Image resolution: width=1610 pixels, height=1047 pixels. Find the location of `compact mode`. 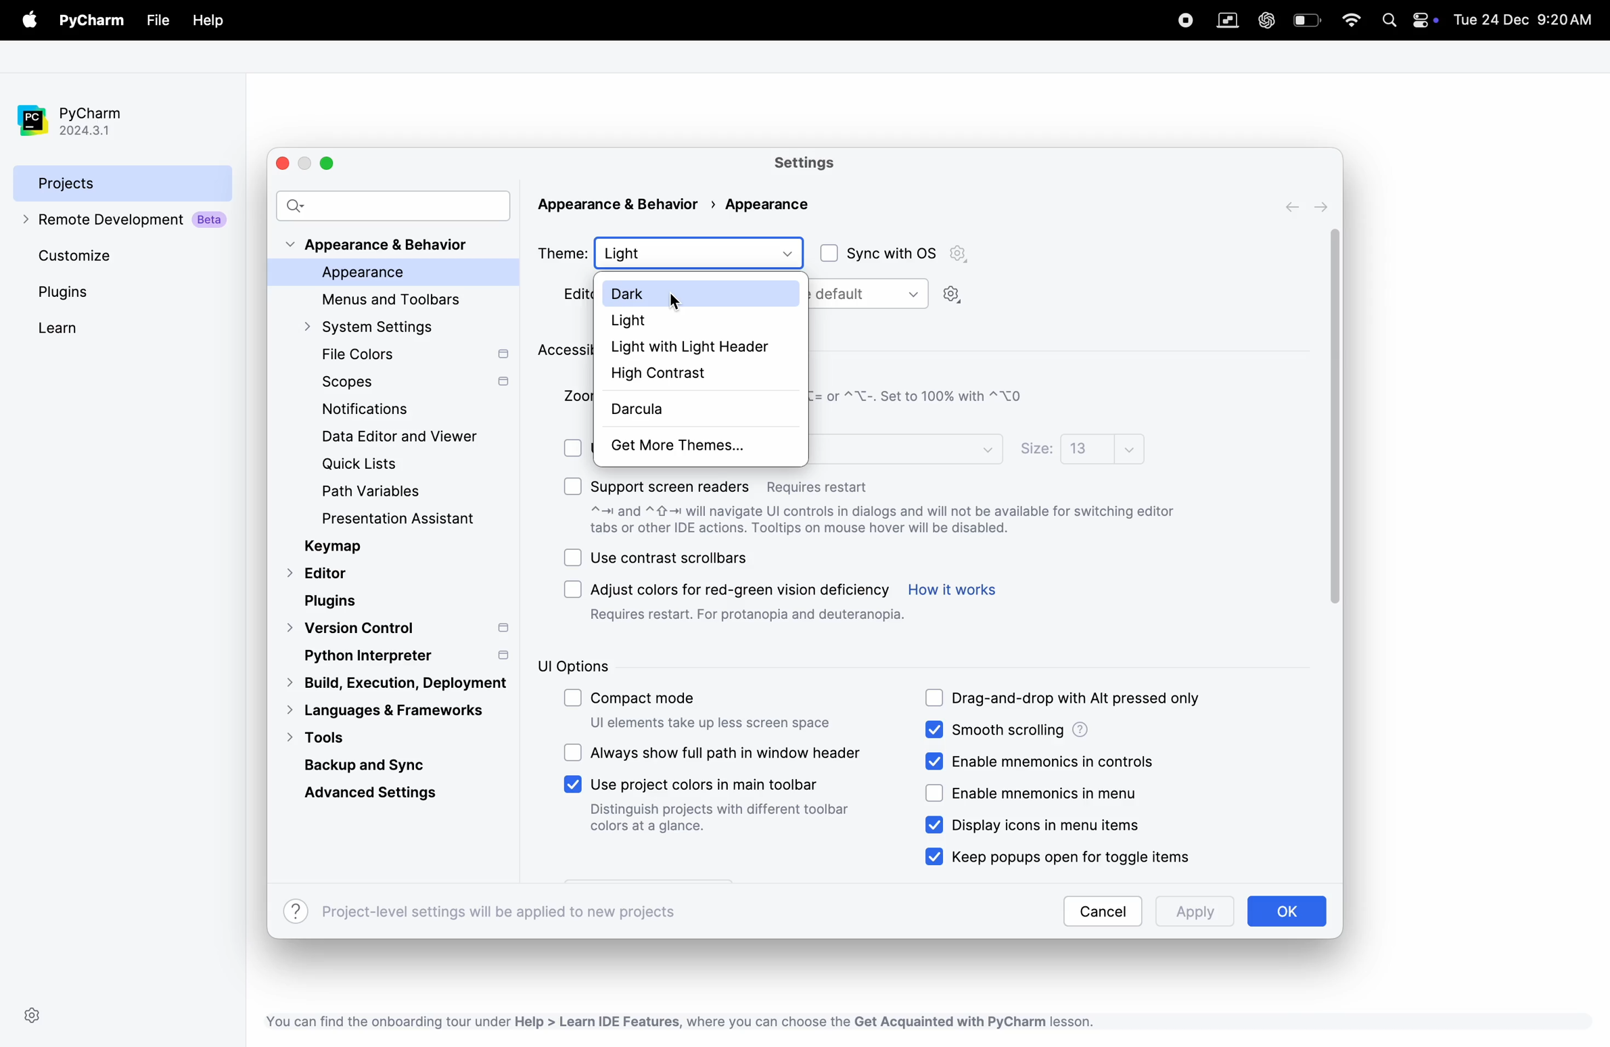

compact mode is located at coordinates (713, 712).